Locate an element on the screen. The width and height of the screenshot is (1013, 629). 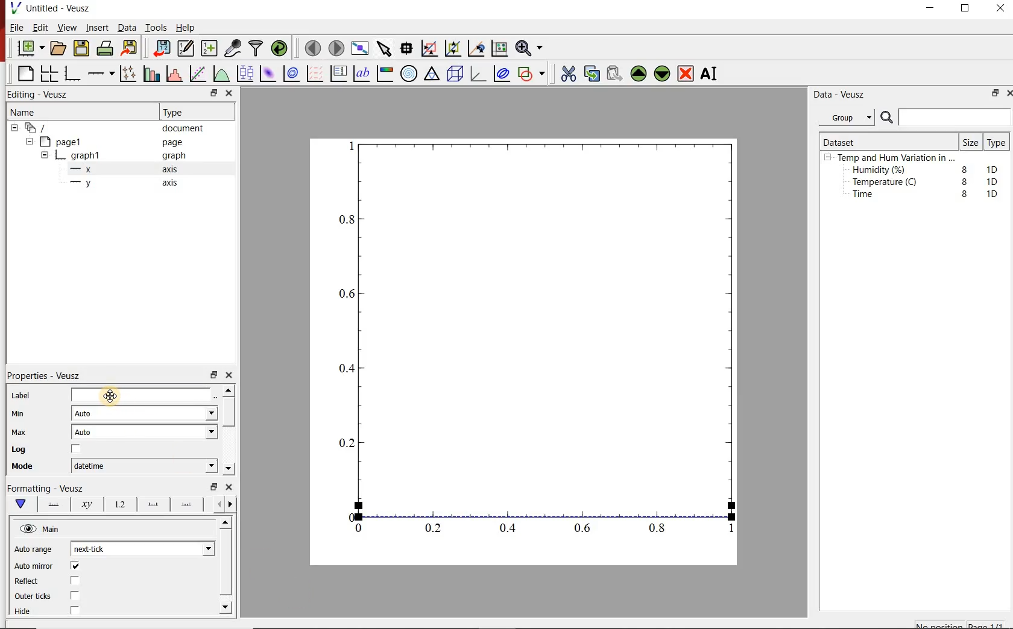
cut the selected widget is located at coordinates (567, 72).